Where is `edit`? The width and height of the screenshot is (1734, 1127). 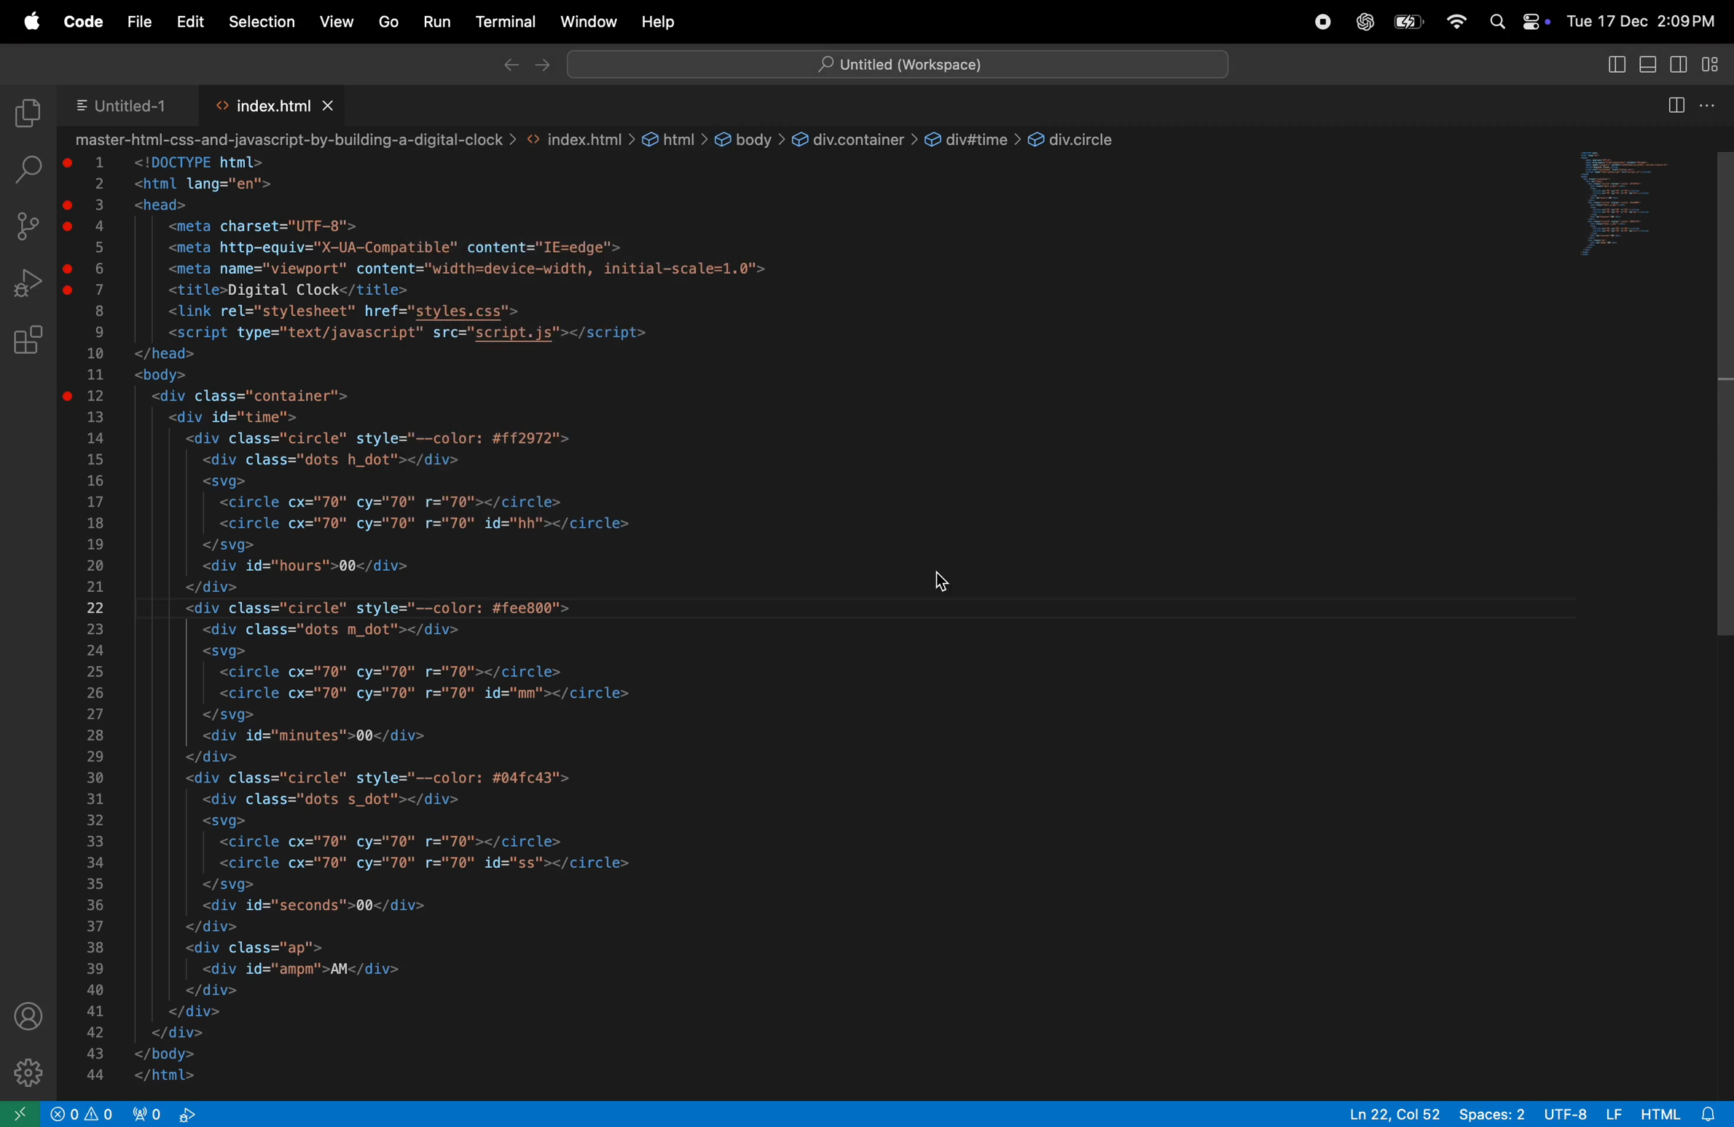
edit is located at coordinates (192, 23).